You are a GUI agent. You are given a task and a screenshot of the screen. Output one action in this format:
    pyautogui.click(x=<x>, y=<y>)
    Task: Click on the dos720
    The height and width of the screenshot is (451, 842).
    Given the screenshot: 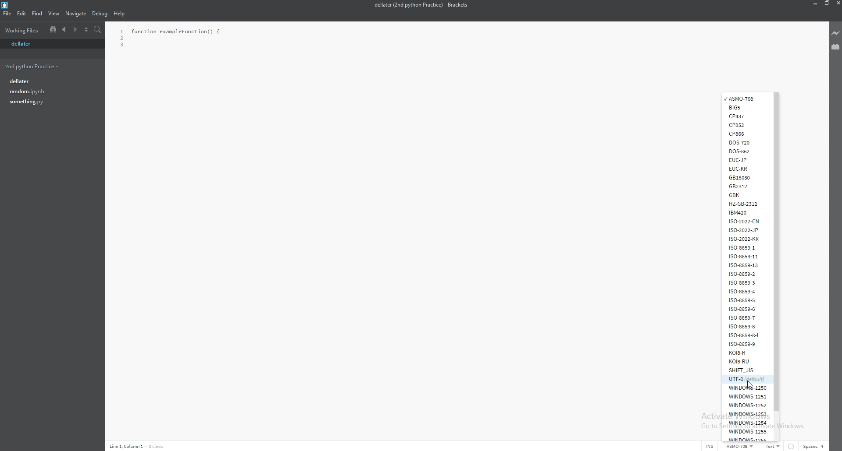 What is the action you would take?
    pyautogui.click(x=746, y=142)
    